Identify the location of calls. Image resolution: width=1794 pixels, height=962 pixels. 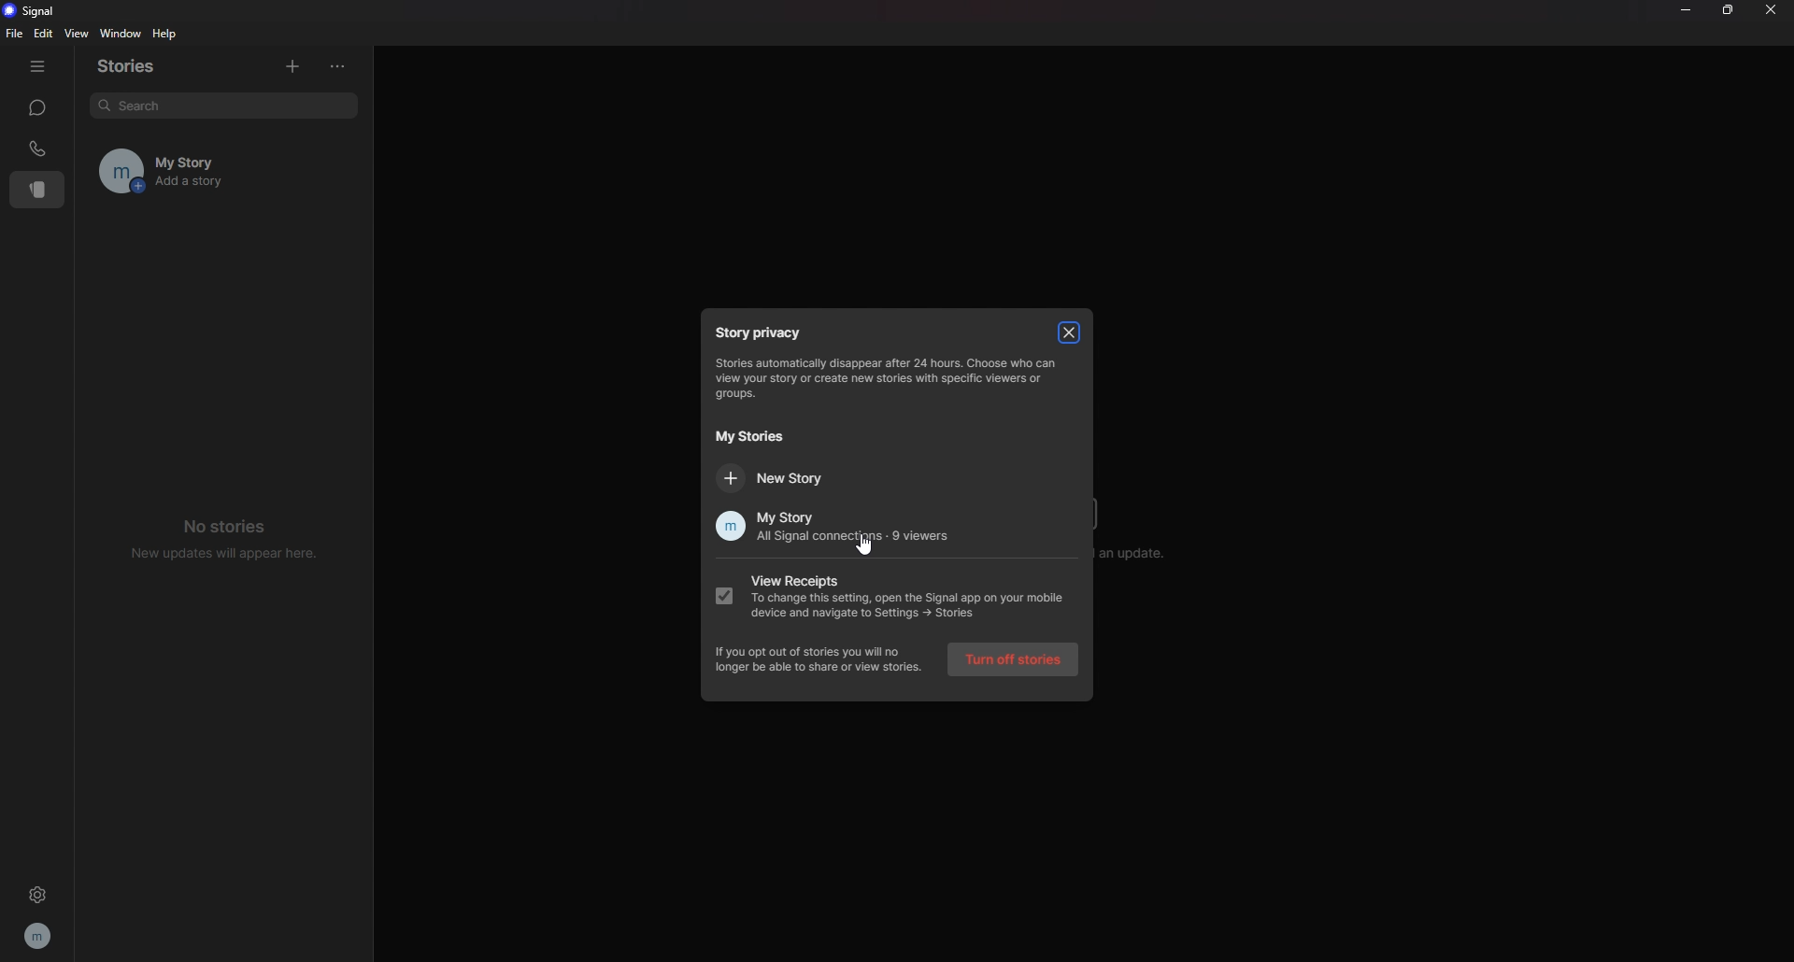
(38, 149).